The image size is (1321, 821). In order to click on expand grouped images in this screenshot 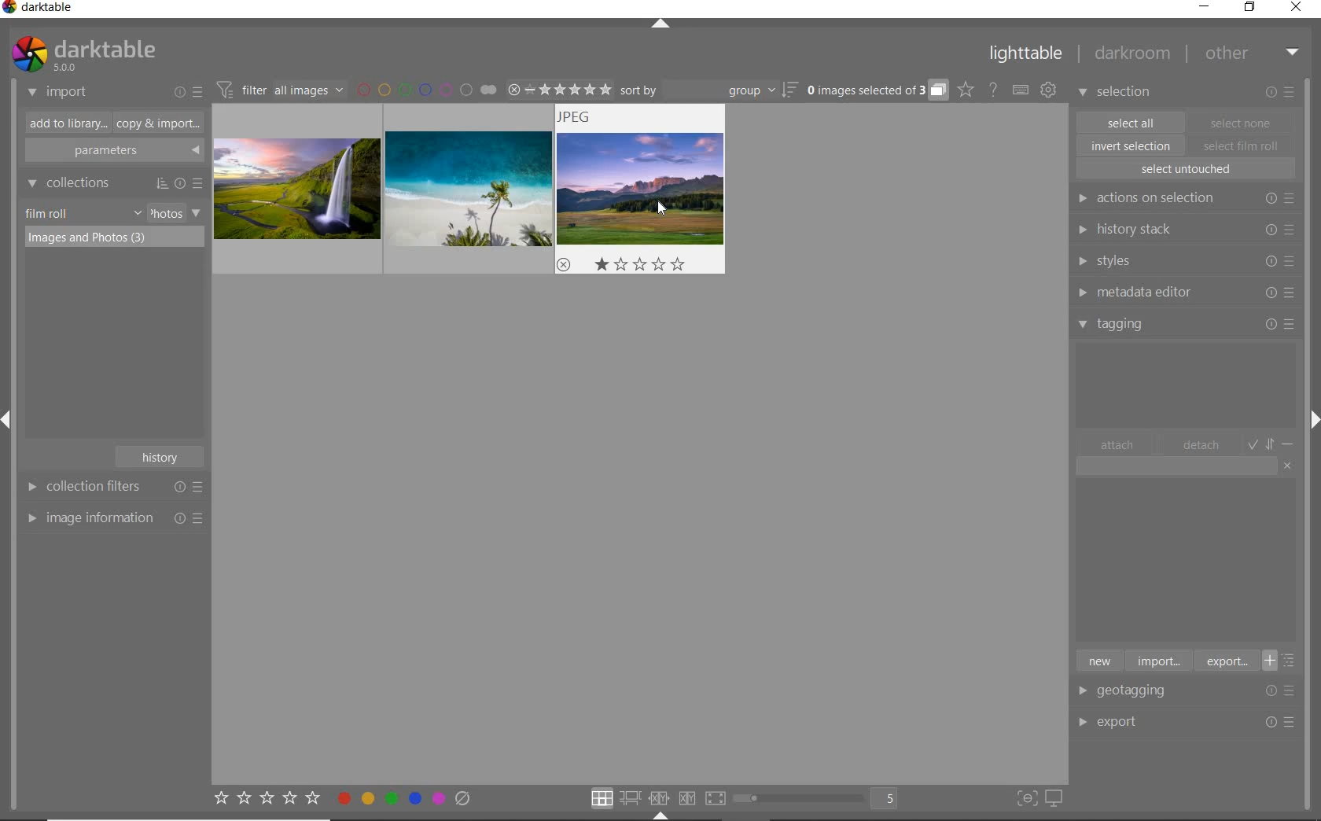, I will do `click(876, 91)`.